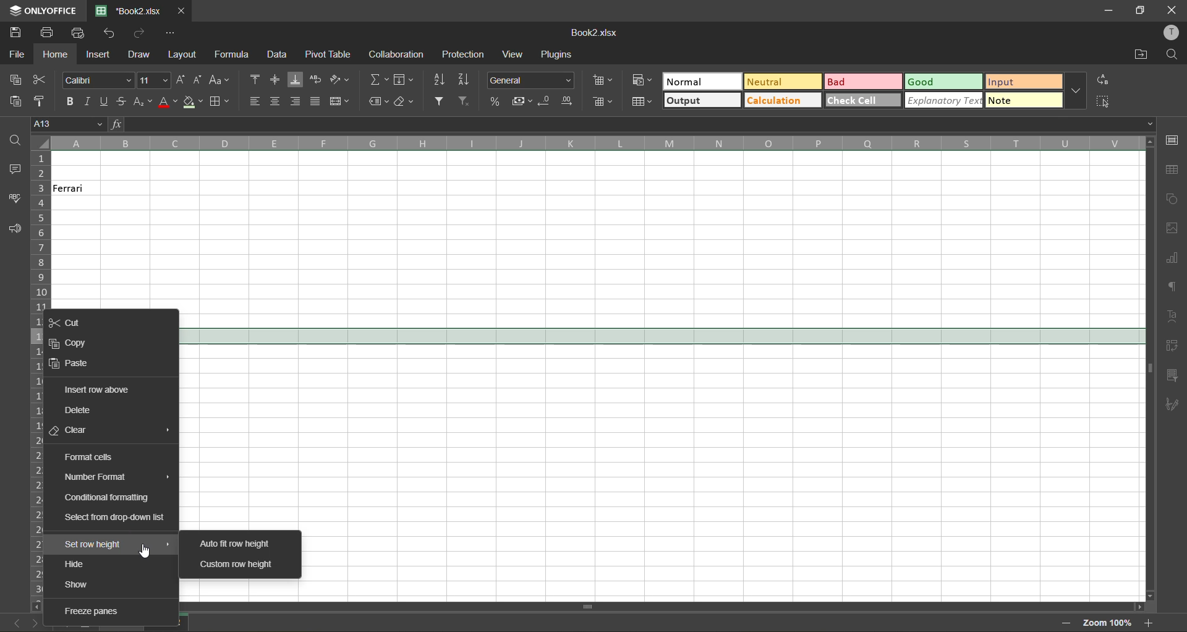 This screenshot has width=1187, height=632. Describe the element at coordinates (43, 11) in the screenshot. I see `app name` at that location.